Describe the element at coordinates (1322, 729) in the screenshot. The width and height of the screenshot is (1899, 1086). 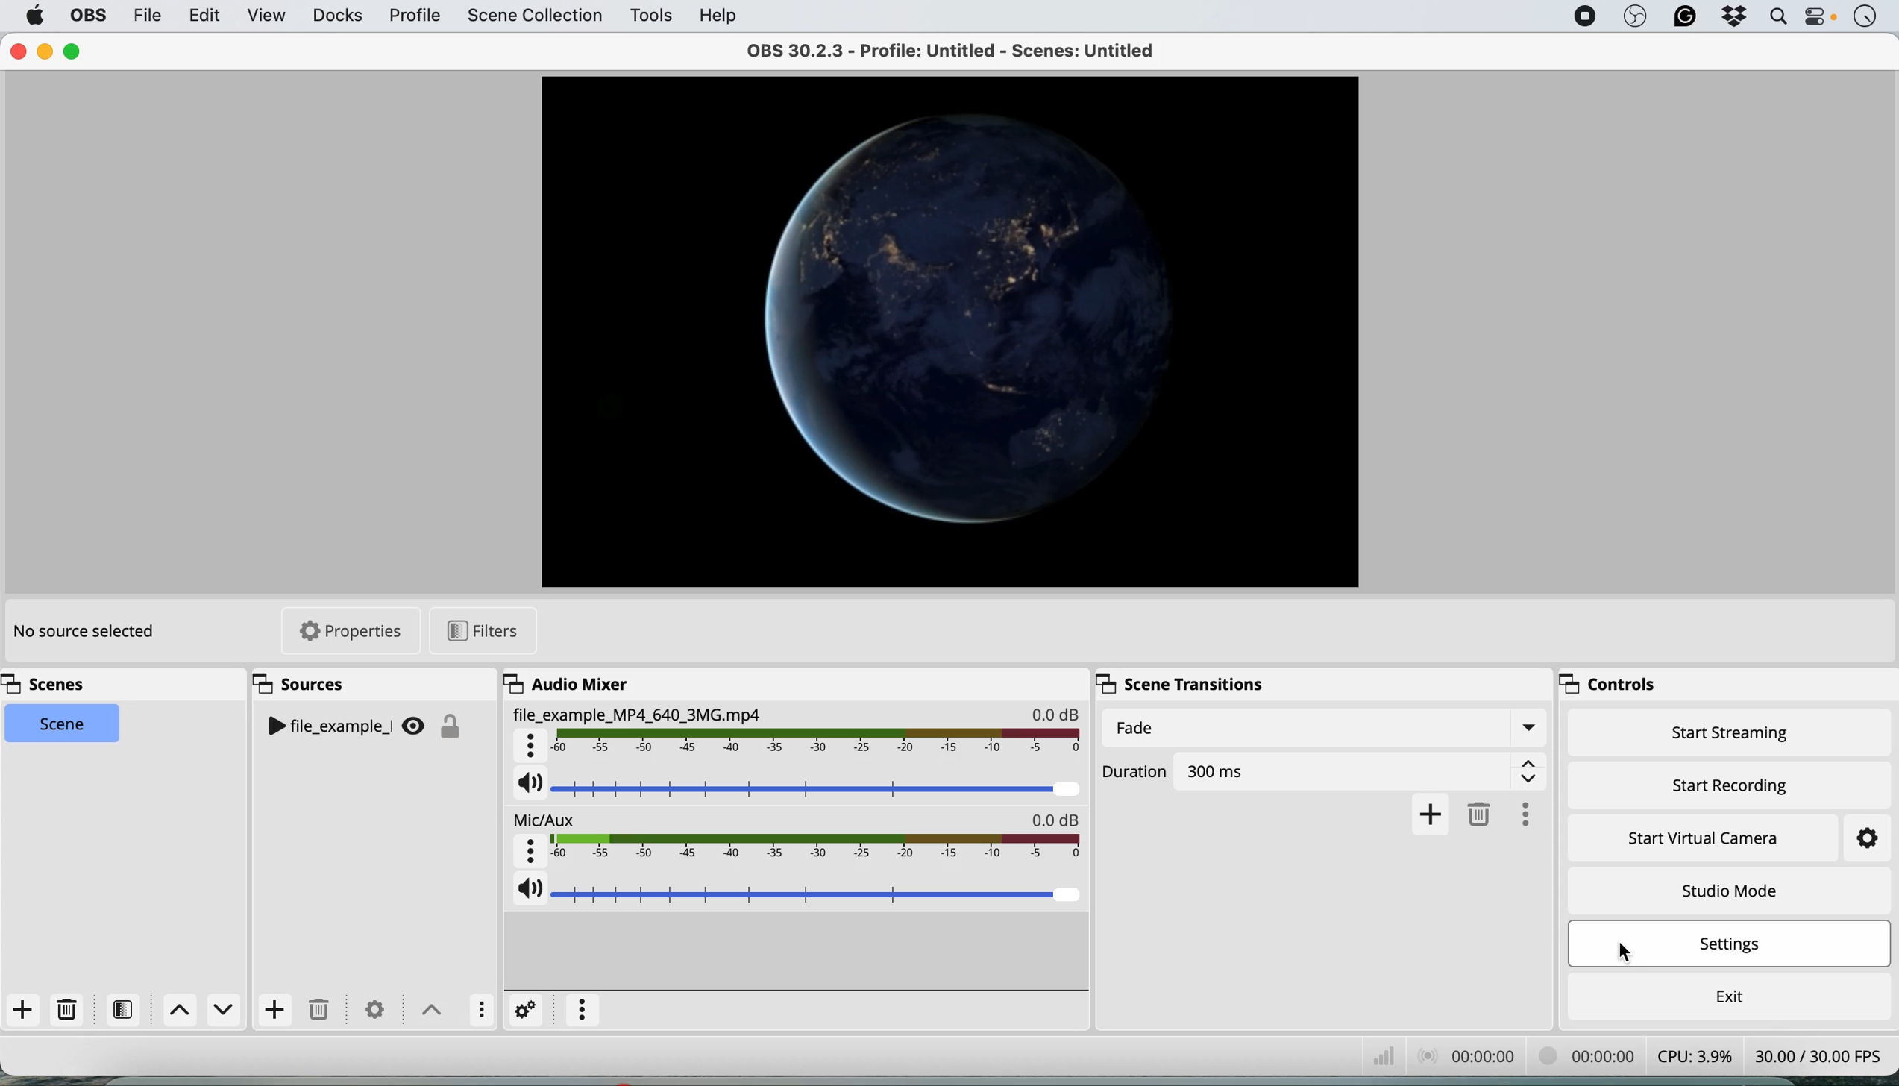
I see `fade` at that location.